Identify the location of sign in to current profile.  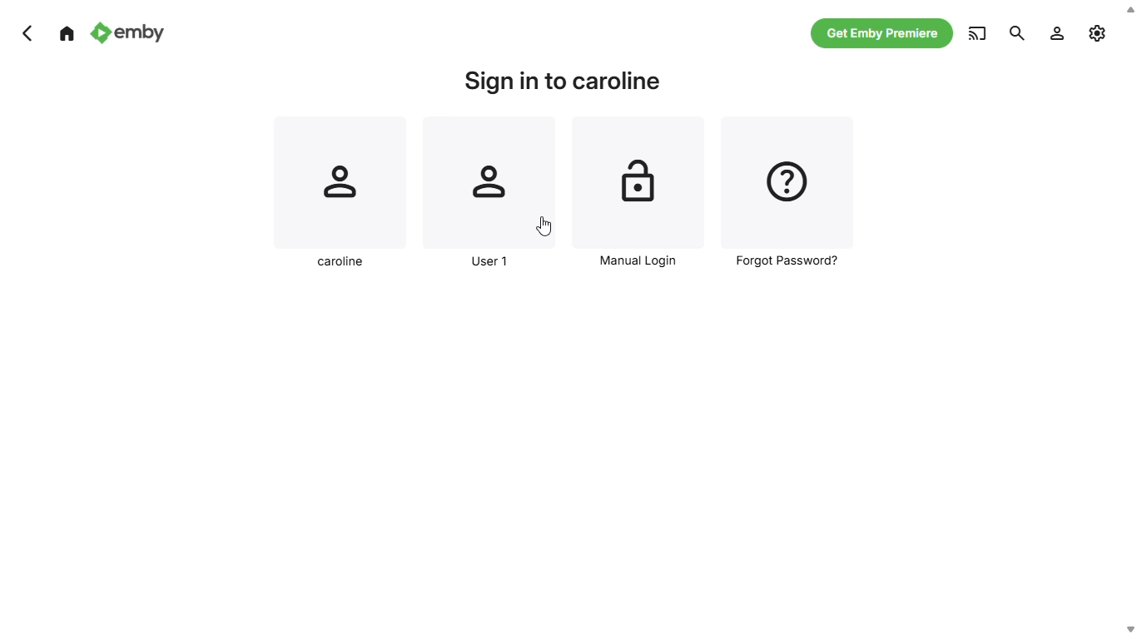
(565, 82).